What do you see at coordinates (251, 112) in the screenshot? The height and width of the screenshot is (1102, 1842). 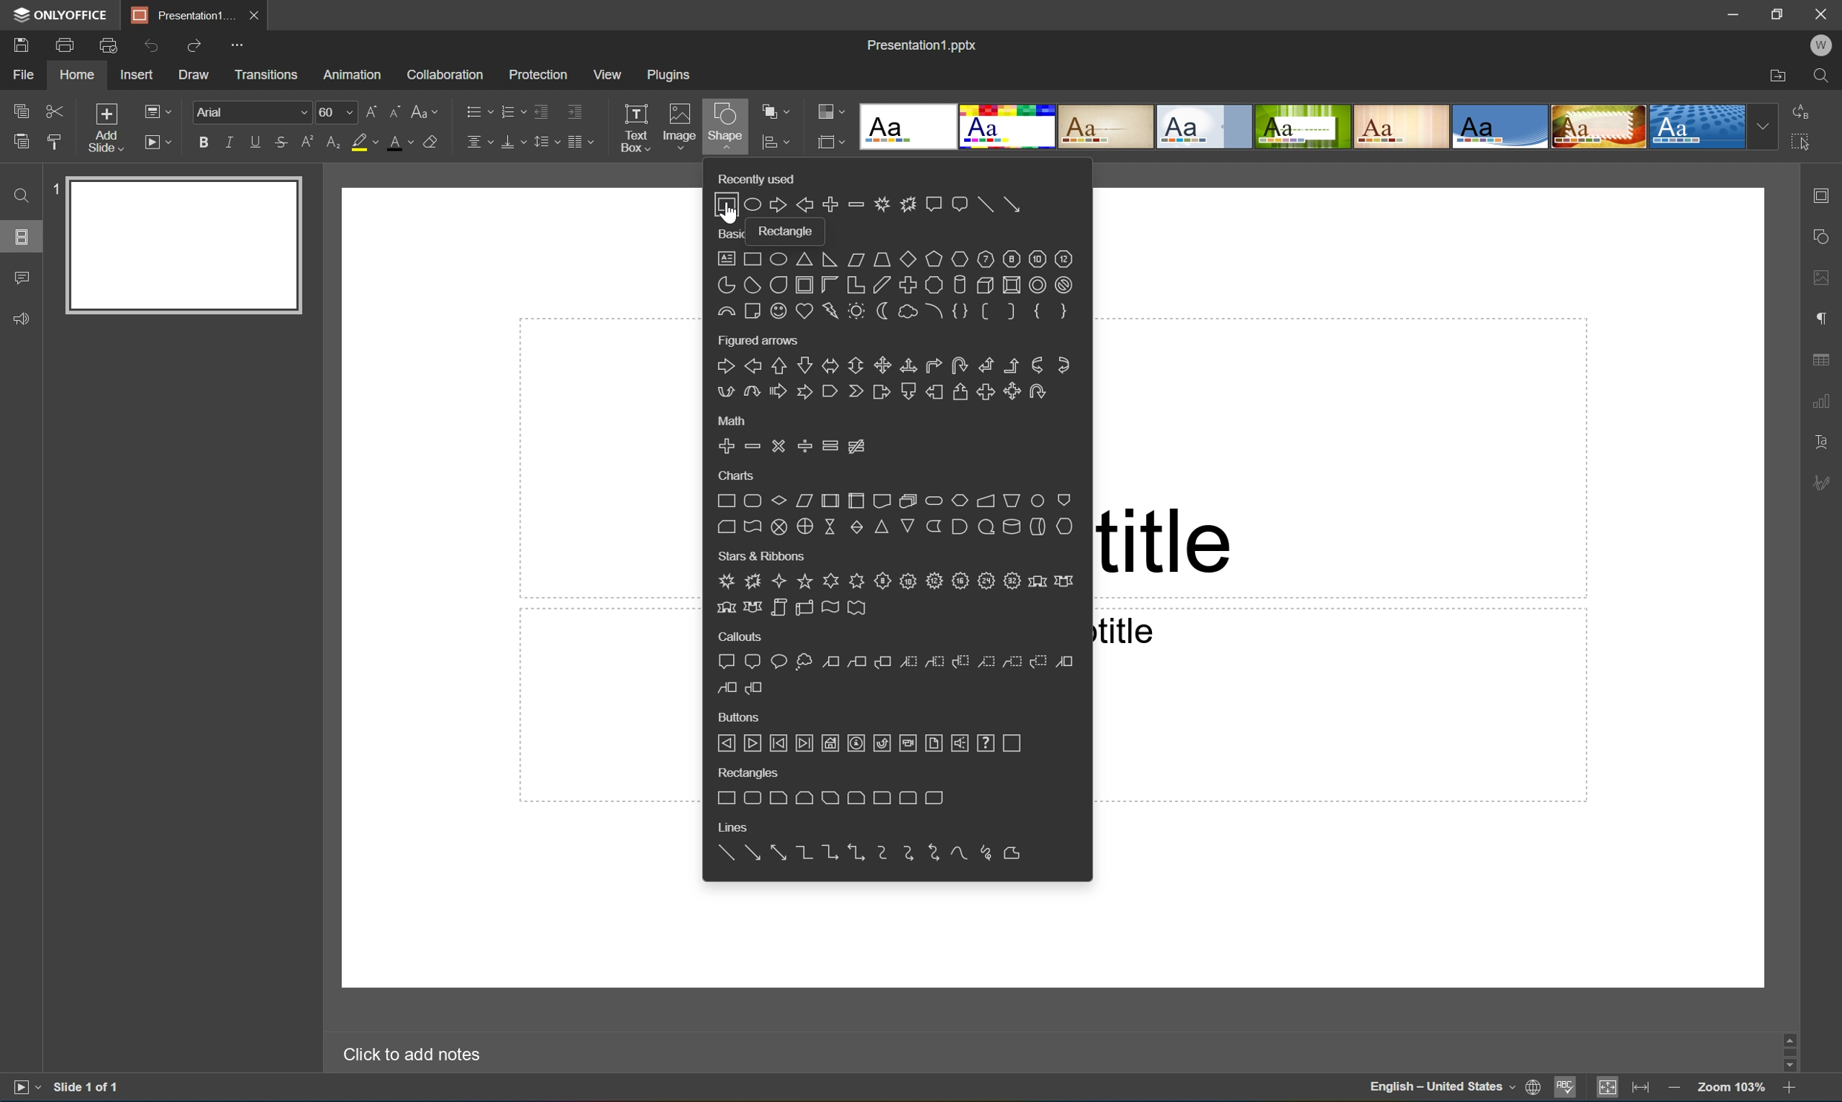 I see `Font` at bounding box center [251, 112].